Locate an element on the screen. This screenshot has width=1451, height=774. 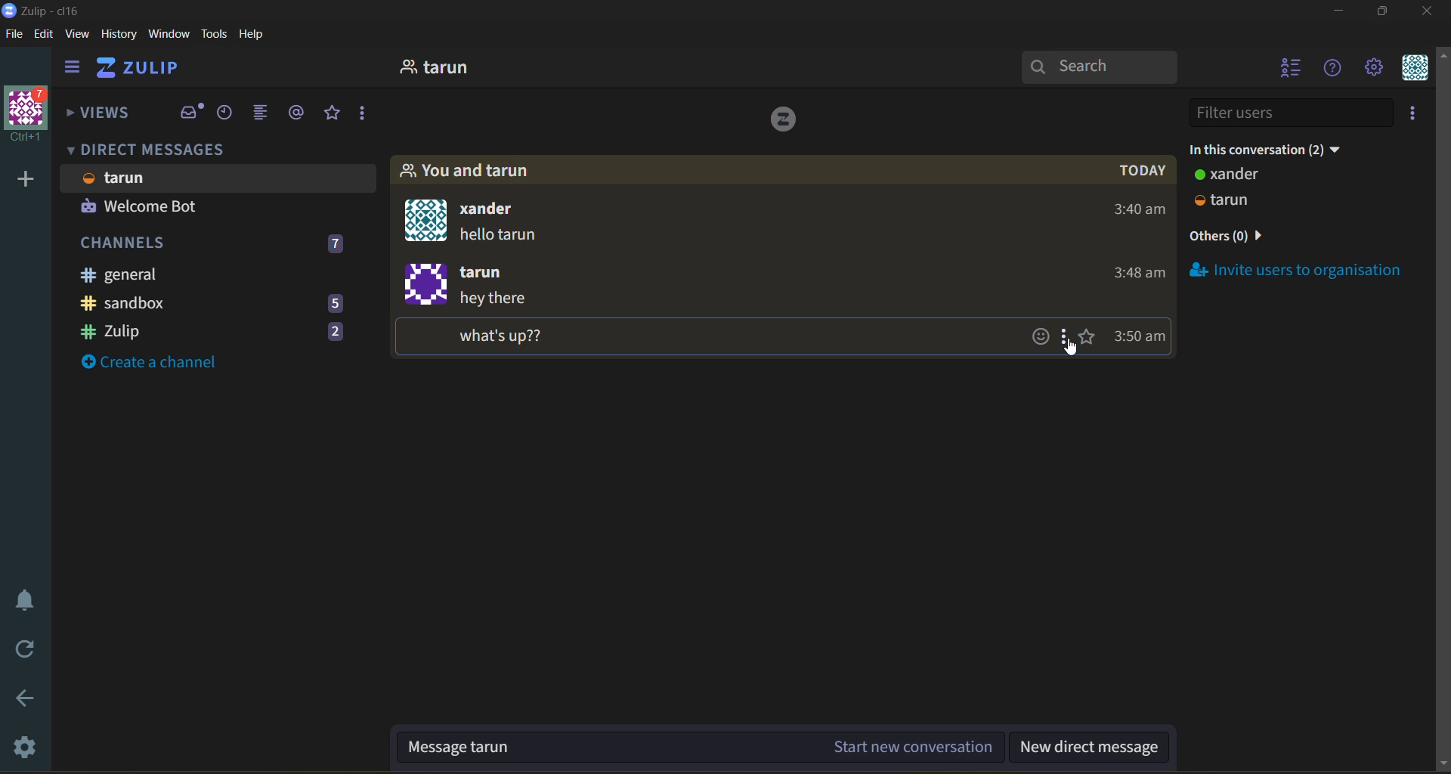
message actions is located at coordinates (1068, 336).